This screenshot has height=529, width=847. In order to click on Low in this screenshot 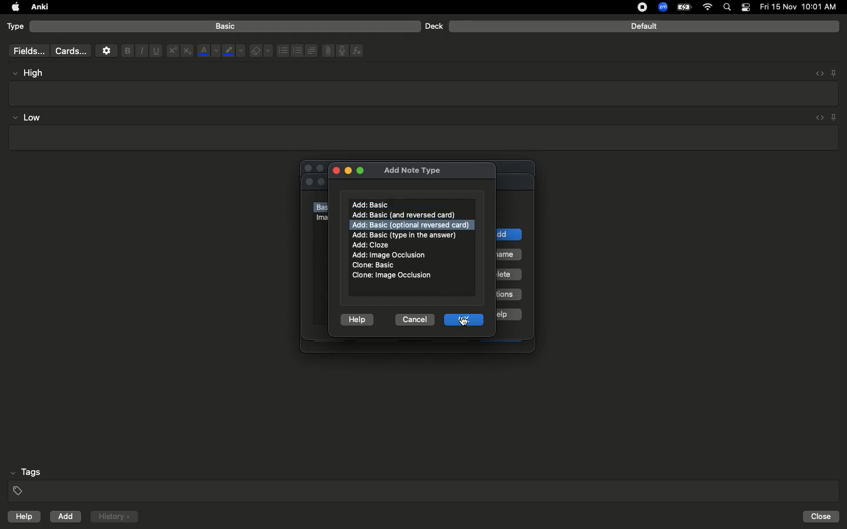, I will do `click(27, 118)`.